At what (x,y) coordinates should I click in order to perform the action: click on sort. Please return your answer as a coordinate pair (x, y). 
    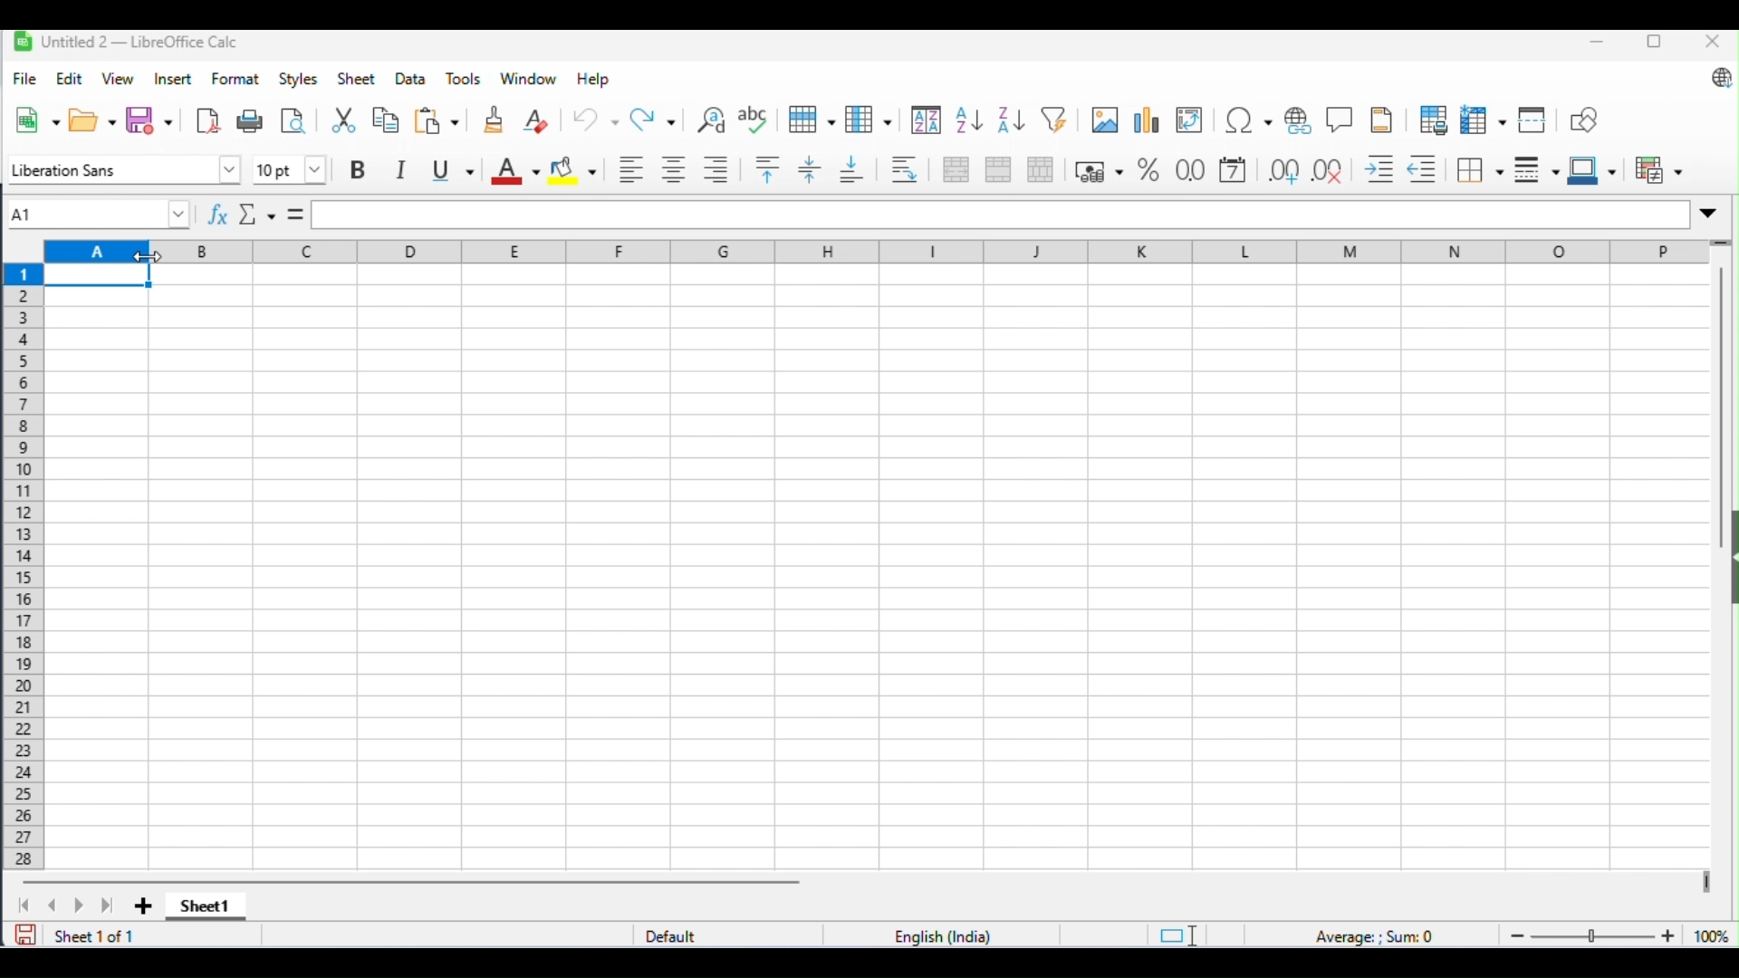
    Looking at the image, I should click on (925, 120).